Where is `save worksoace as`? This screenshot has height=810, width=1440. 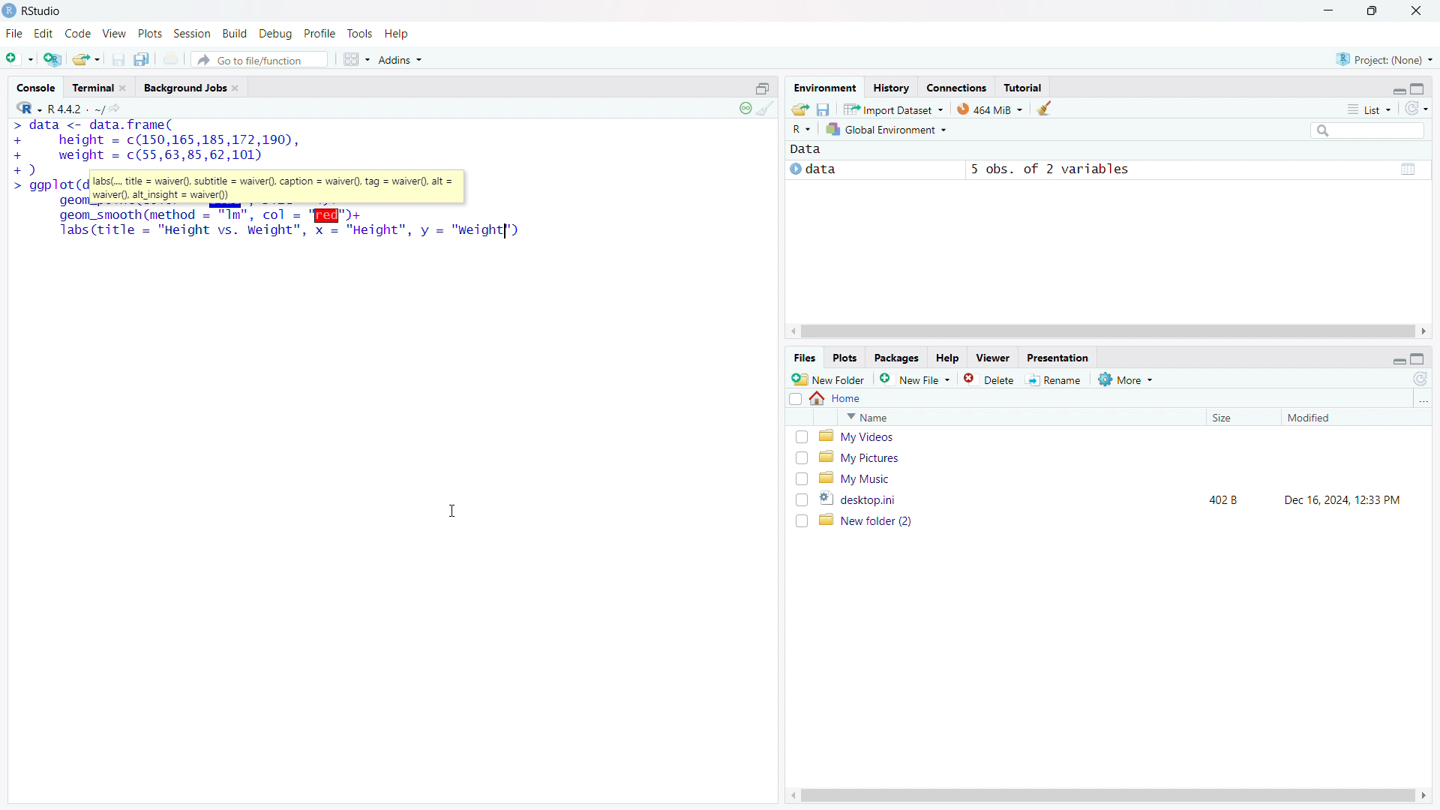
save worksoace as is located at coordinates (824, 108).